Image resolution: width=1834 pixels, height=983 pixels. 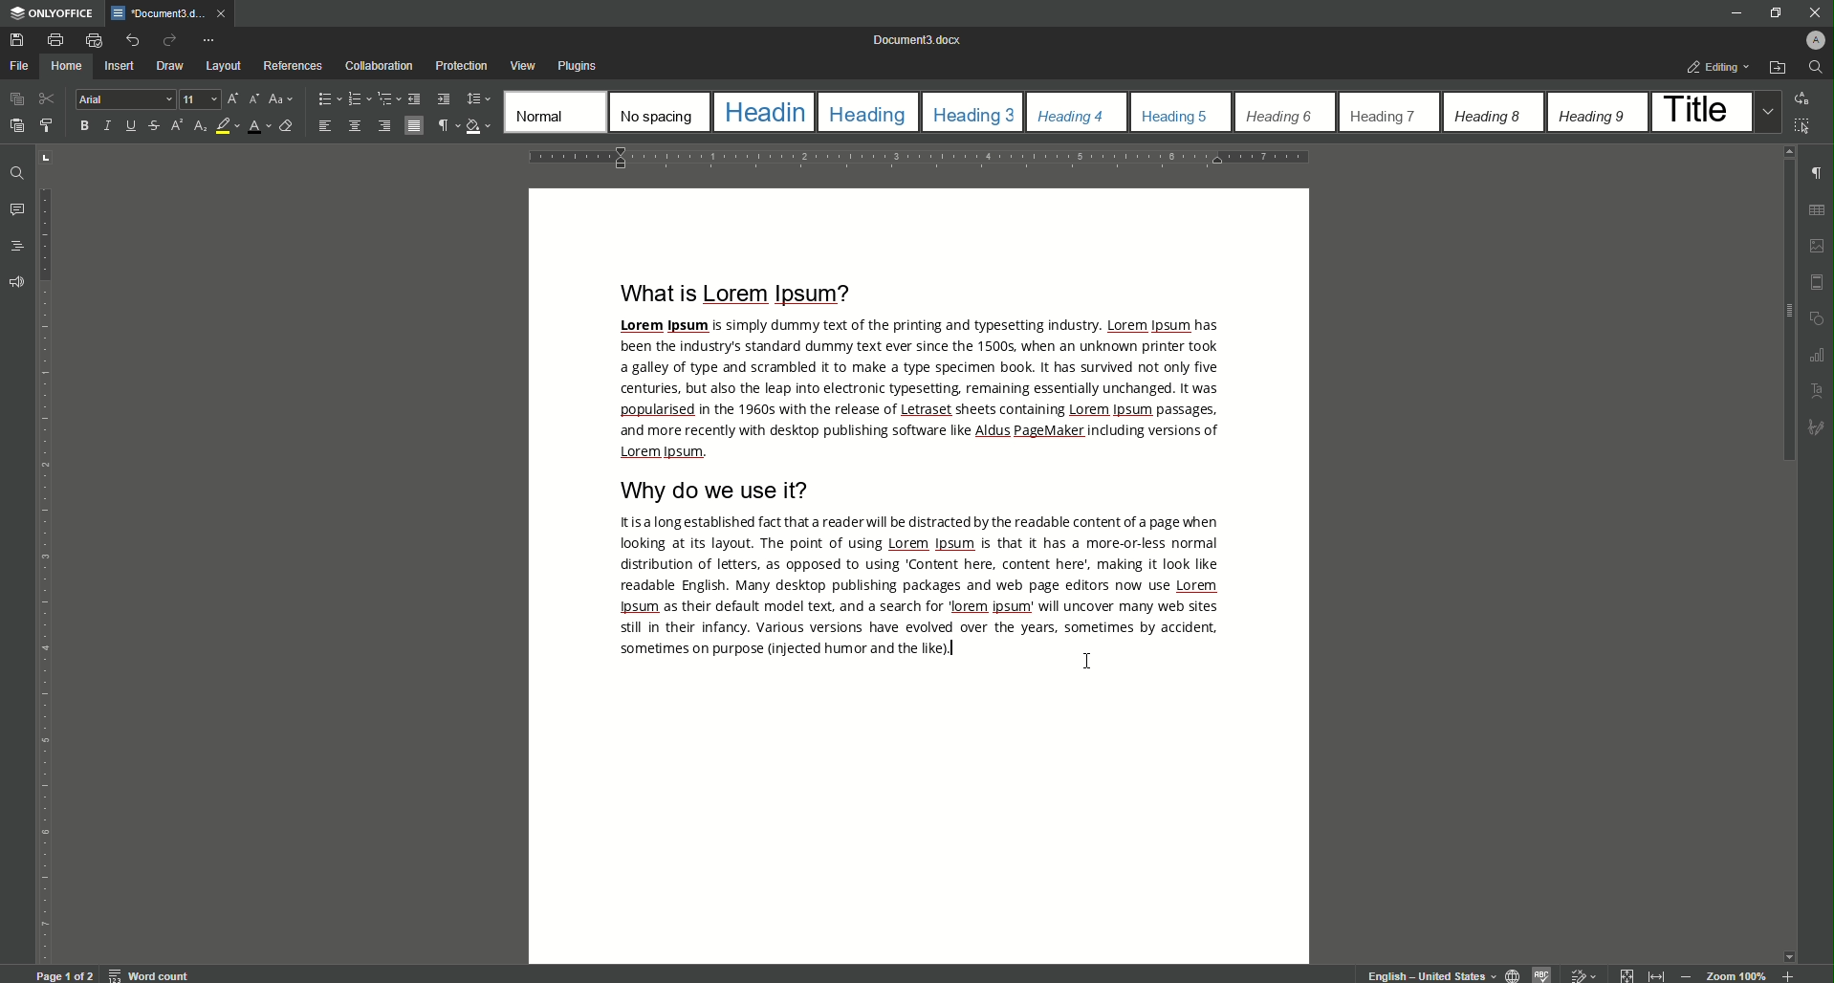 What do you see at coordinates (125, 99) in the screenshot?
I see `Arial` at bounding box center [125, 99].